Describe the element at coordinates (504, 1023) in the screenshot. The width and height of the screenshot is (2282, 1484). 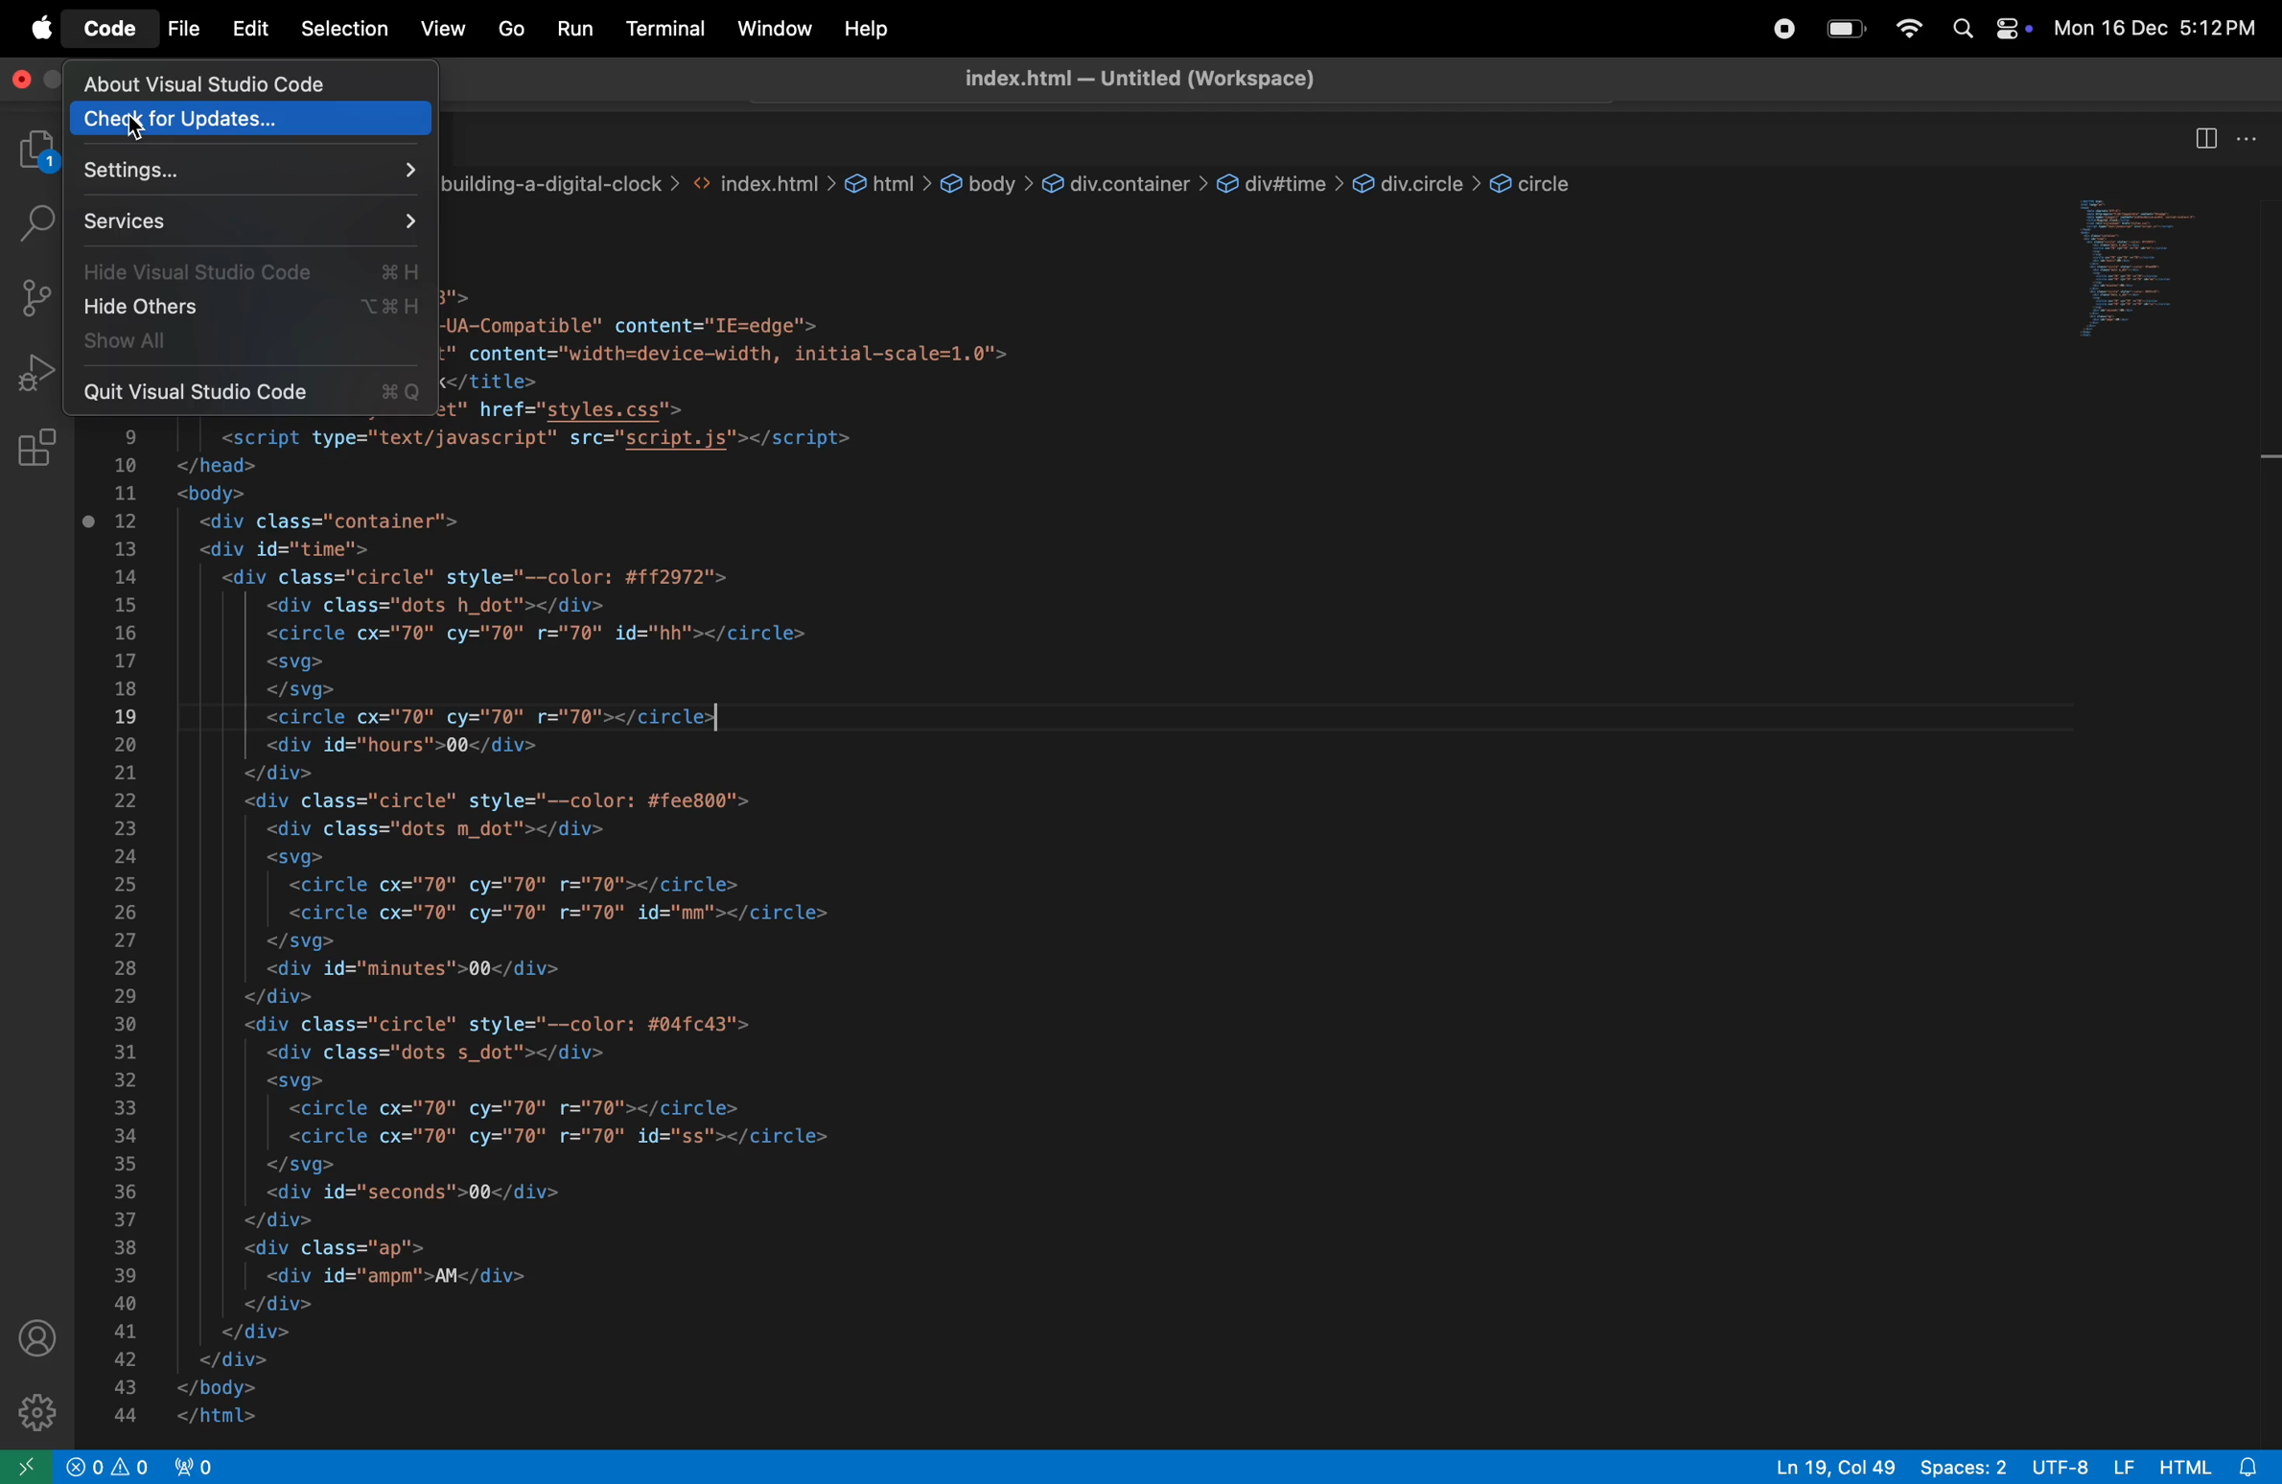
I see `<div class="circle" style="--color: #04fc43">` at that location.